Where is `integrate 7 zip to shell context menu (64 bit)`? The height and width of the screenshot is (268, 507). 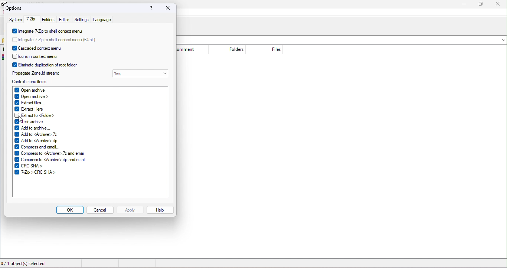
integrate 7 zip to shell context menu (64 bit) is located at coordinates (58, 39).